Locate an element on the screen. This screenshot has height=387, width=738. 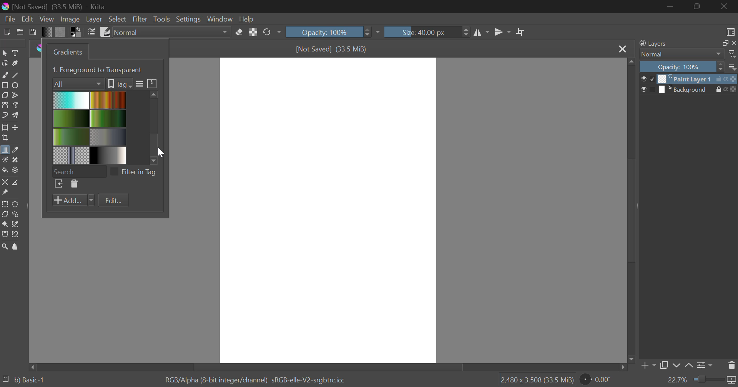
Polygon is located at coordinates (5, 95).